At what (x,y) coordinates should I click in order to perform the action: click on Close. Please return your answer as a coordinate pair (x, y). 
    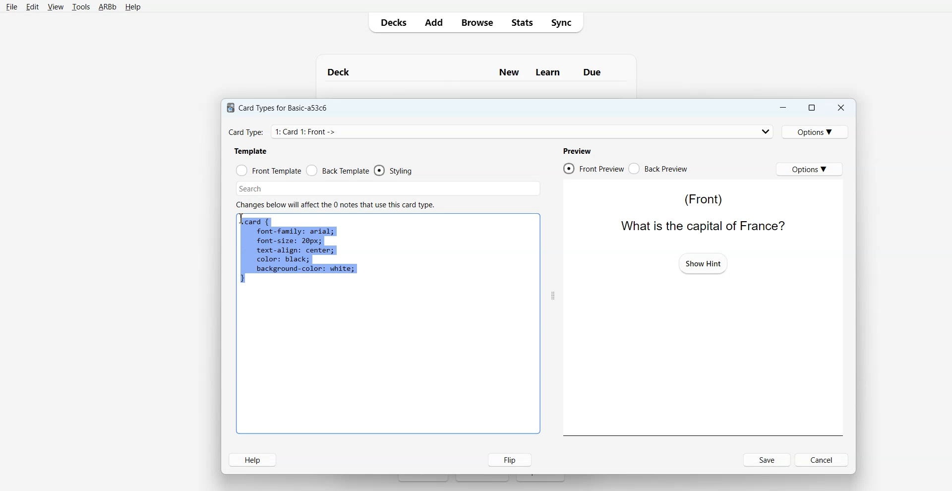
    Looking at the image, I should click on (840, 108).